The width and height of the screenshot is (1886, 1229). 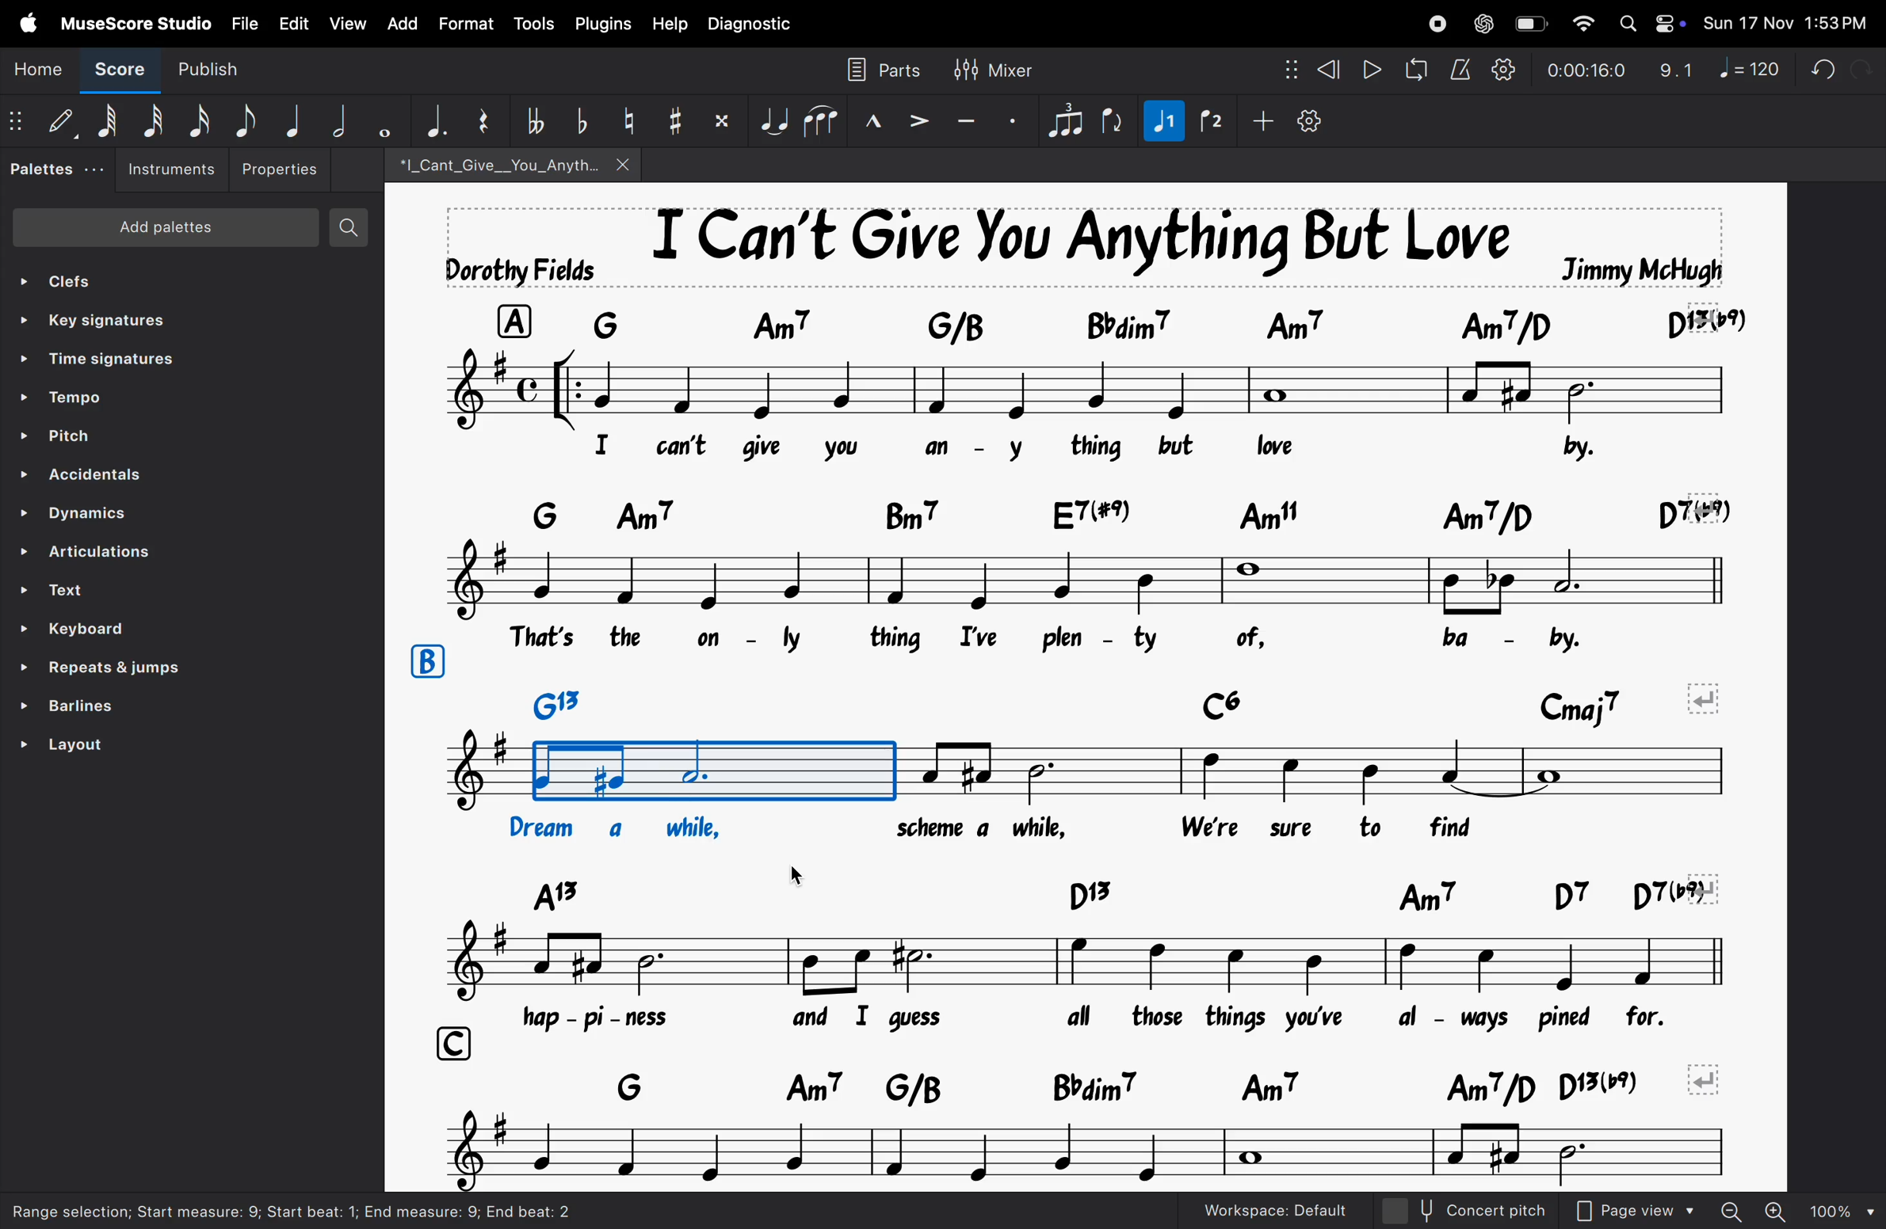 I want to click on wifi, so click(x=1580, y=23).